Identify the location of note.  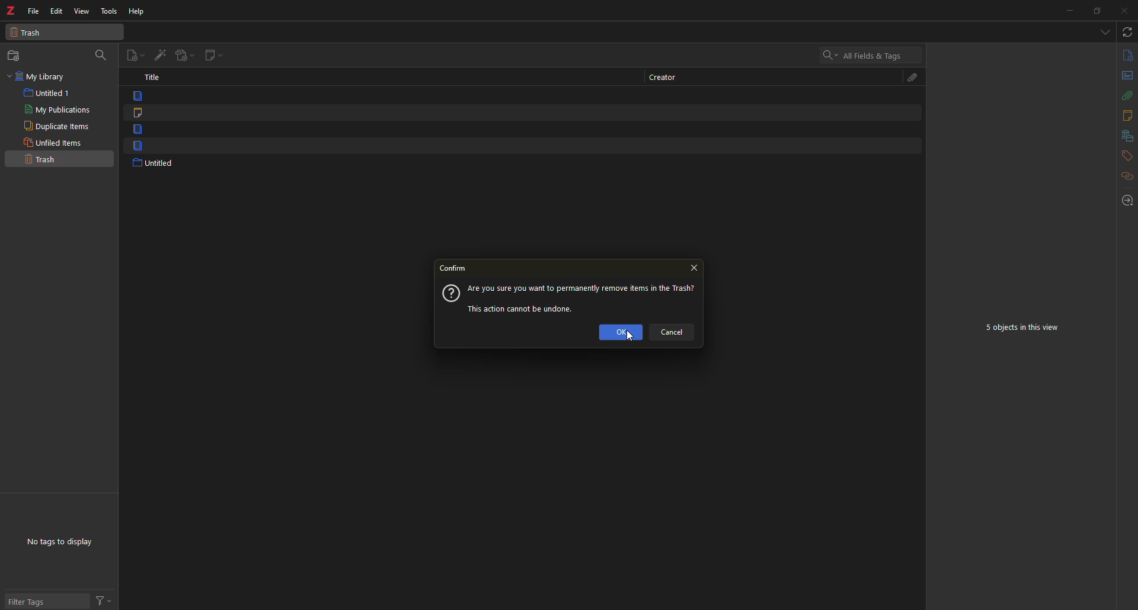
(136, 112).